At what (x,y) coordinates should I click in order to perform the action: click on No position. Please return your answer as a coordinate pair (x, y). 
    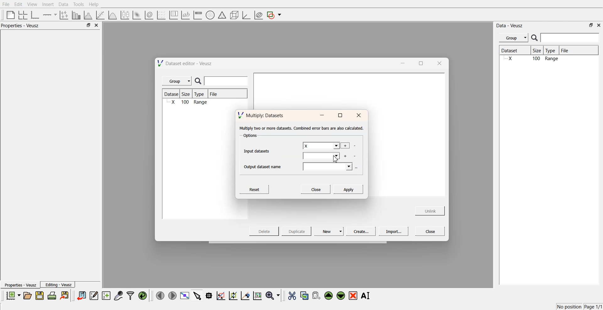
    Looking at the image, I should click on (570, 306).